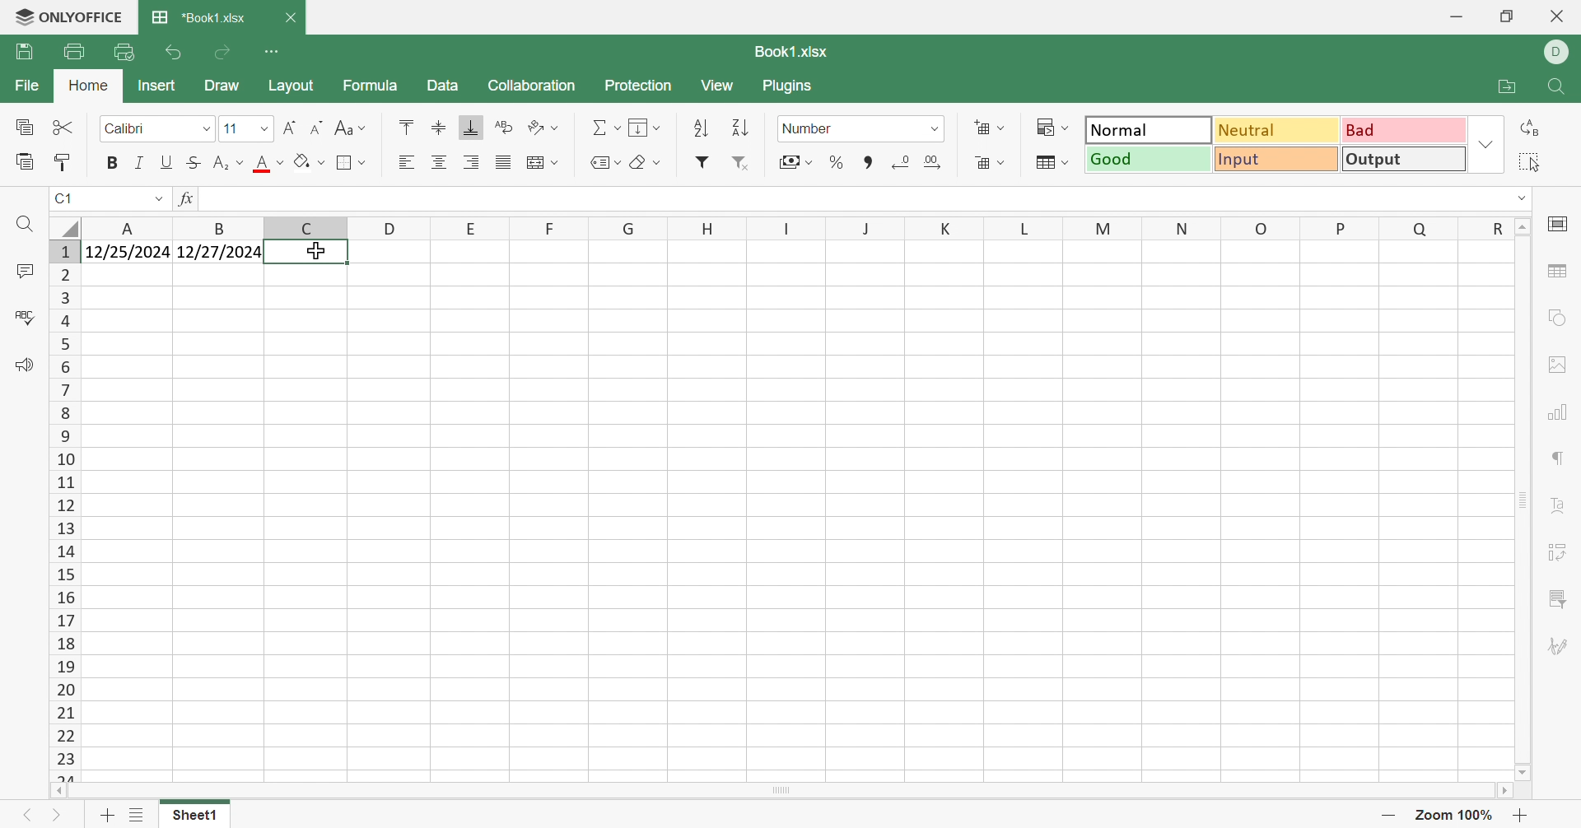  What do you see at coordinates (1553, 507) in the screenshot?
I see `Text Art settings` at bounding box center [1553, 507].